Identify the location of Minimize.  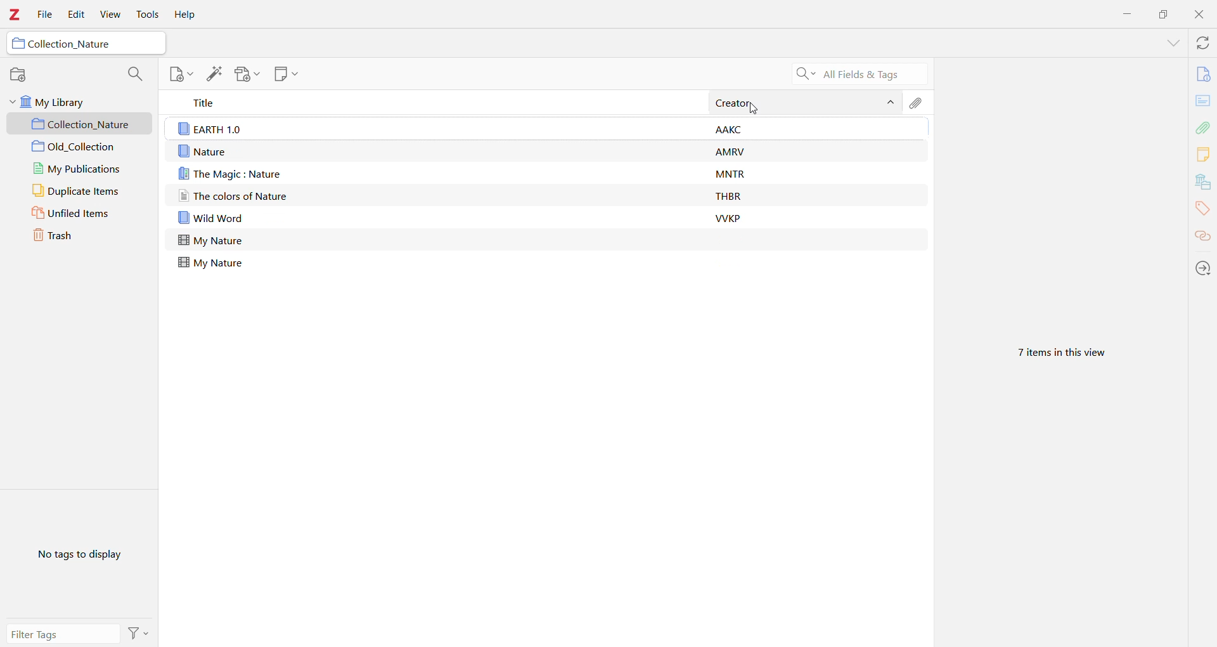
(1127, 14).